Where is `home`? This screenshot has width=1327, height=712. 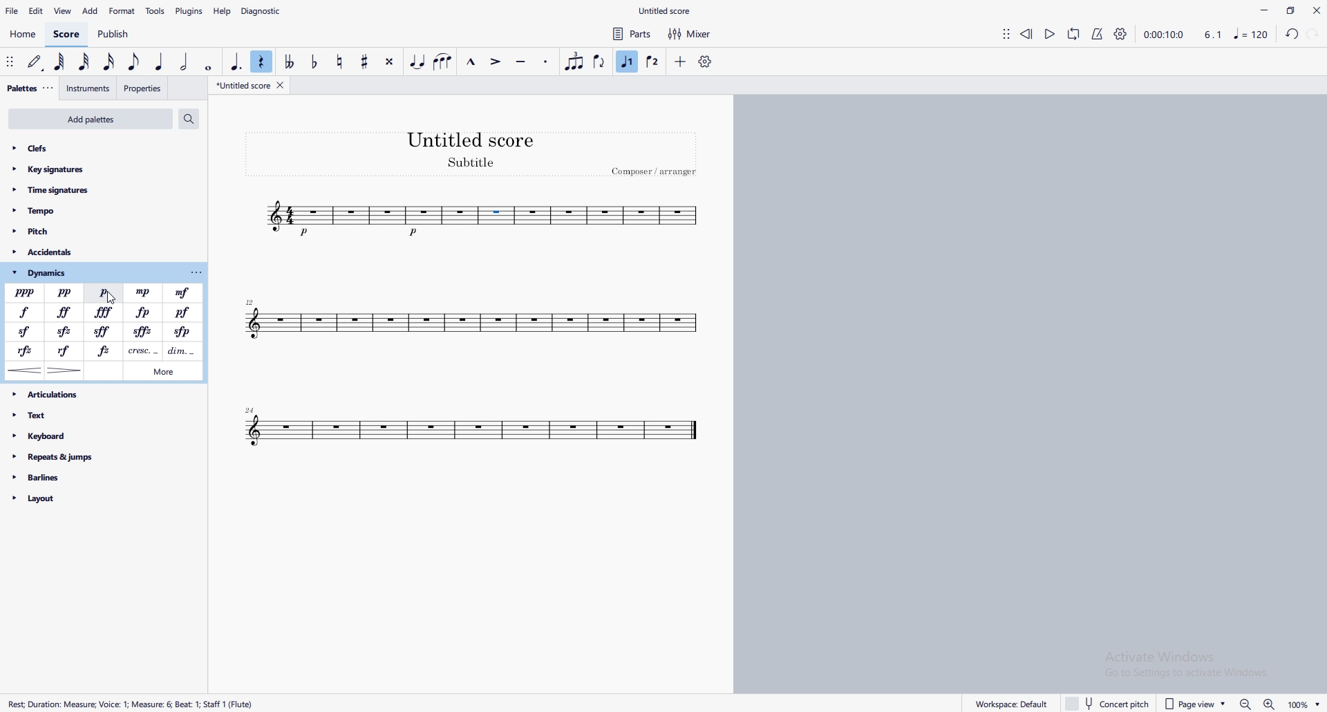
home is located at coordinates (23, 34).